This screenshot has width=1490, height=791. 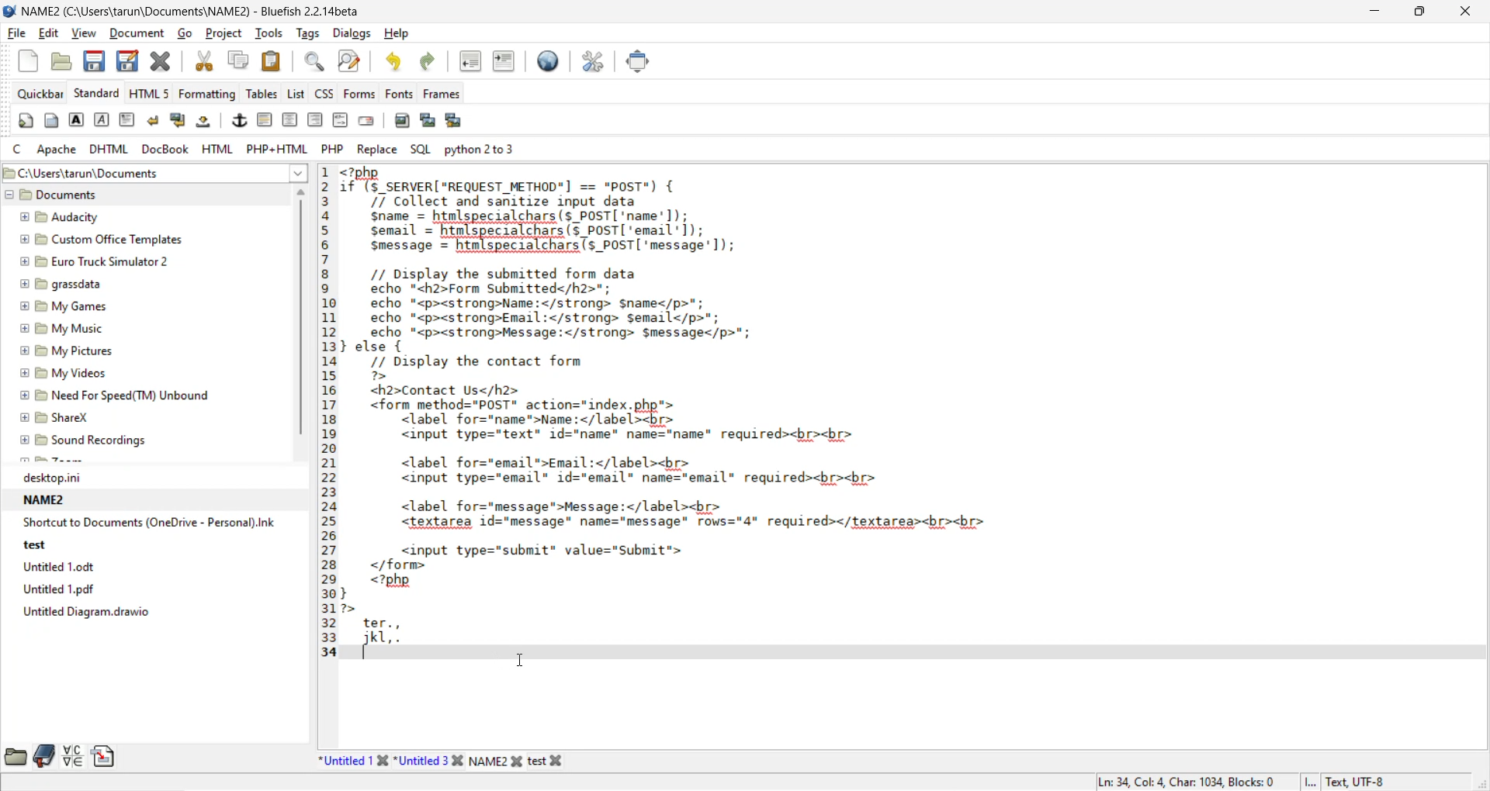 What do you see at coordinates (73, 756) in the screenshot?
I see `charmap` at bounding box center [73, 756].